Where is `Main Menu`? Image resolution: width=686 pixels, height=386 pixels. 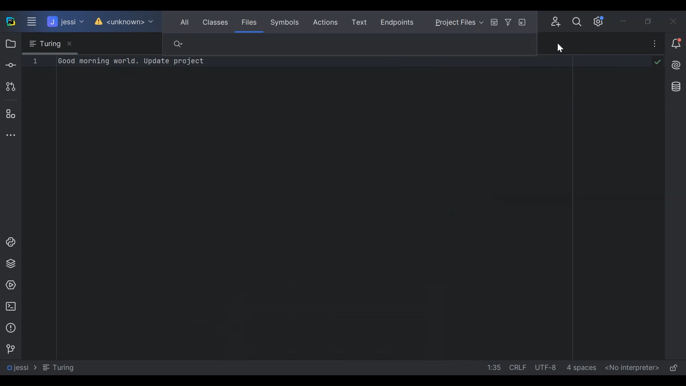 Main Menu is located at coordinates (28, 22).